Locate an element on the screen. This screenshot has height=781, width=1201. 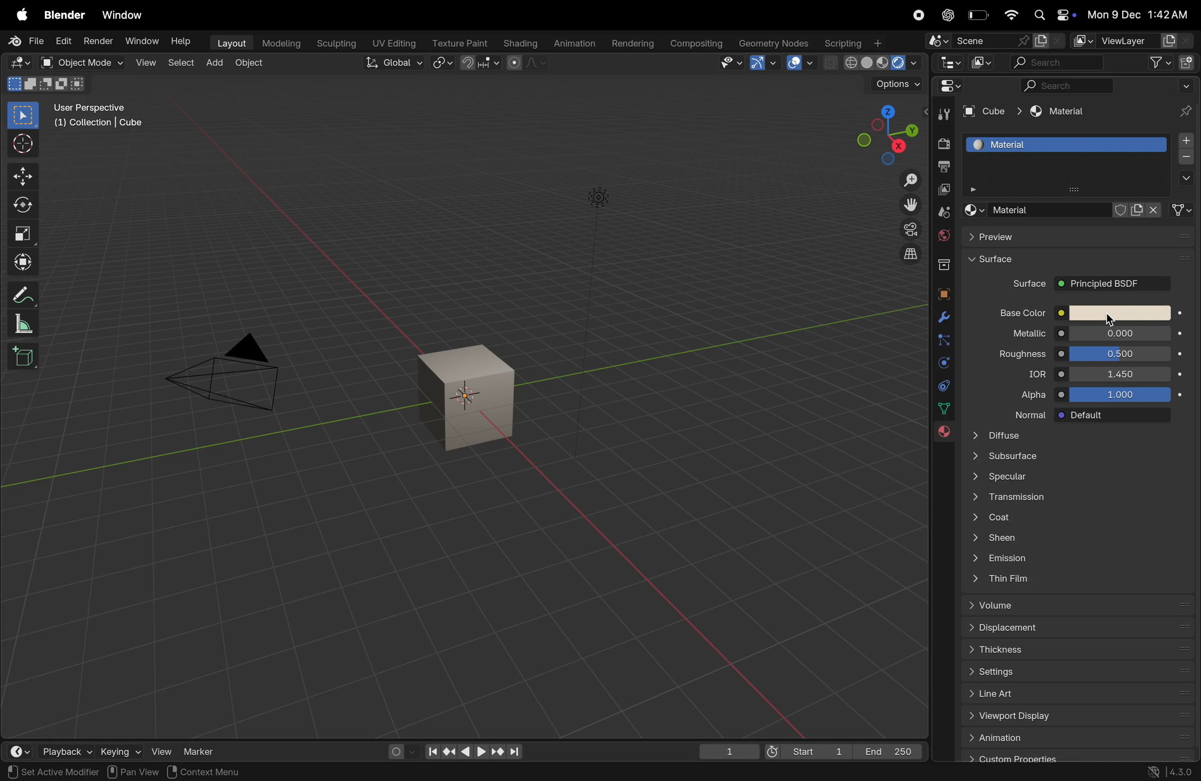
thickness is located at coordinates (1074, 648).